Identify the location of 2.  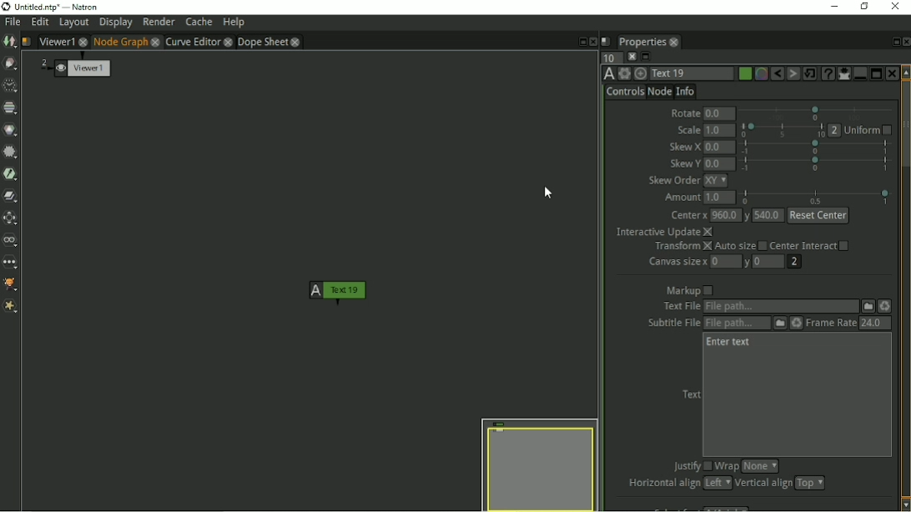
(43, 63).